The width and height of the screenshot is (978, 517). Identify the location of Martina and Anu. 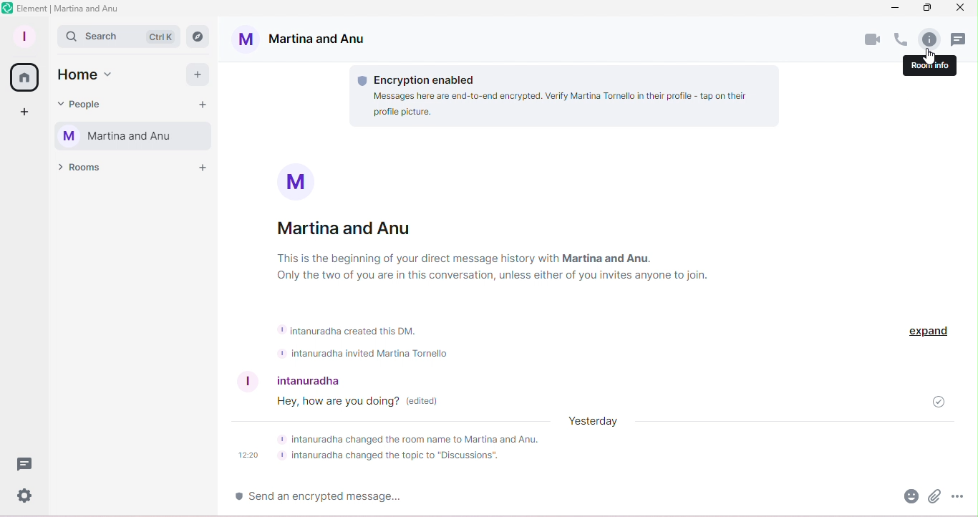
(304, 41).